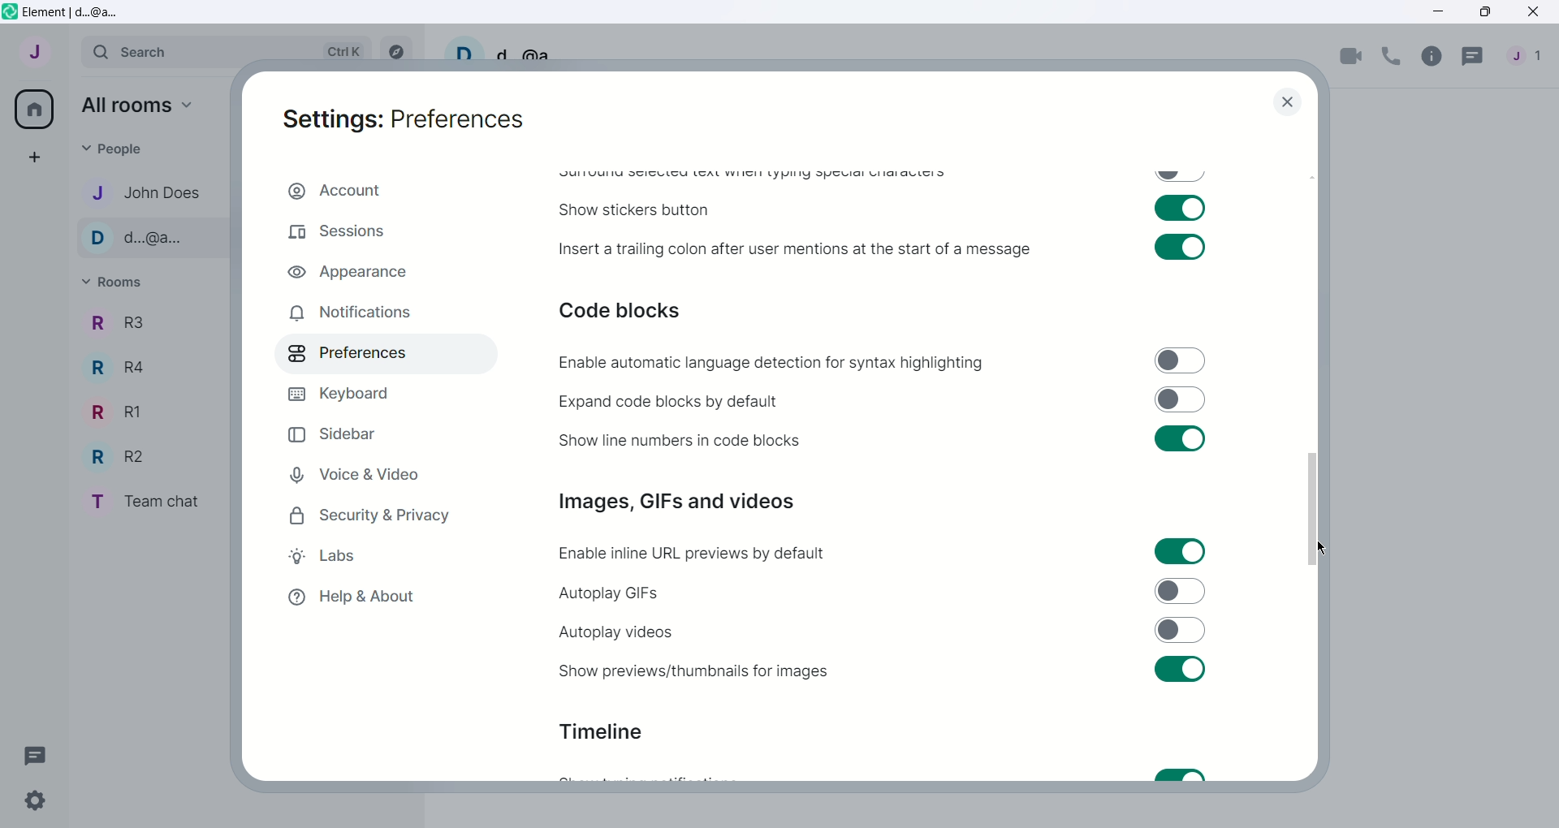 The width and height of the screenshot is (1559, 828). What do you see at coordinates (1440, 11) in the screenshot?
I see `Minimize` at bounding box center [1440, 11].